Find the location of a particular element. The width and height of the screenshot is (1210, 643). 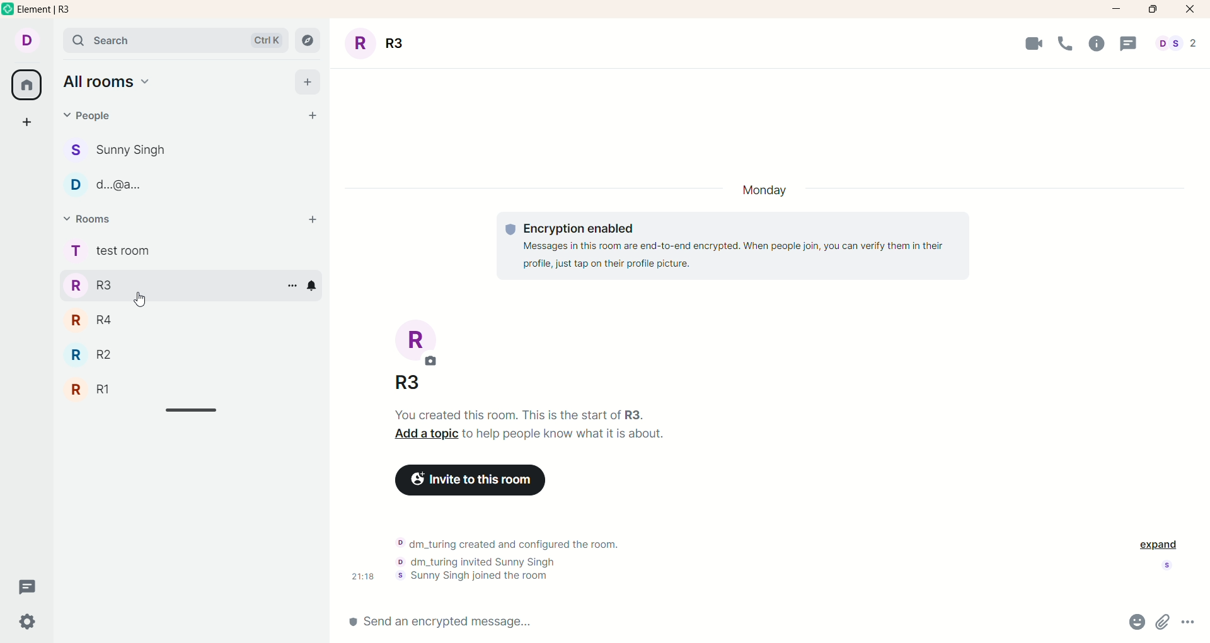

Video Call is located at coordinates (1032, 42).